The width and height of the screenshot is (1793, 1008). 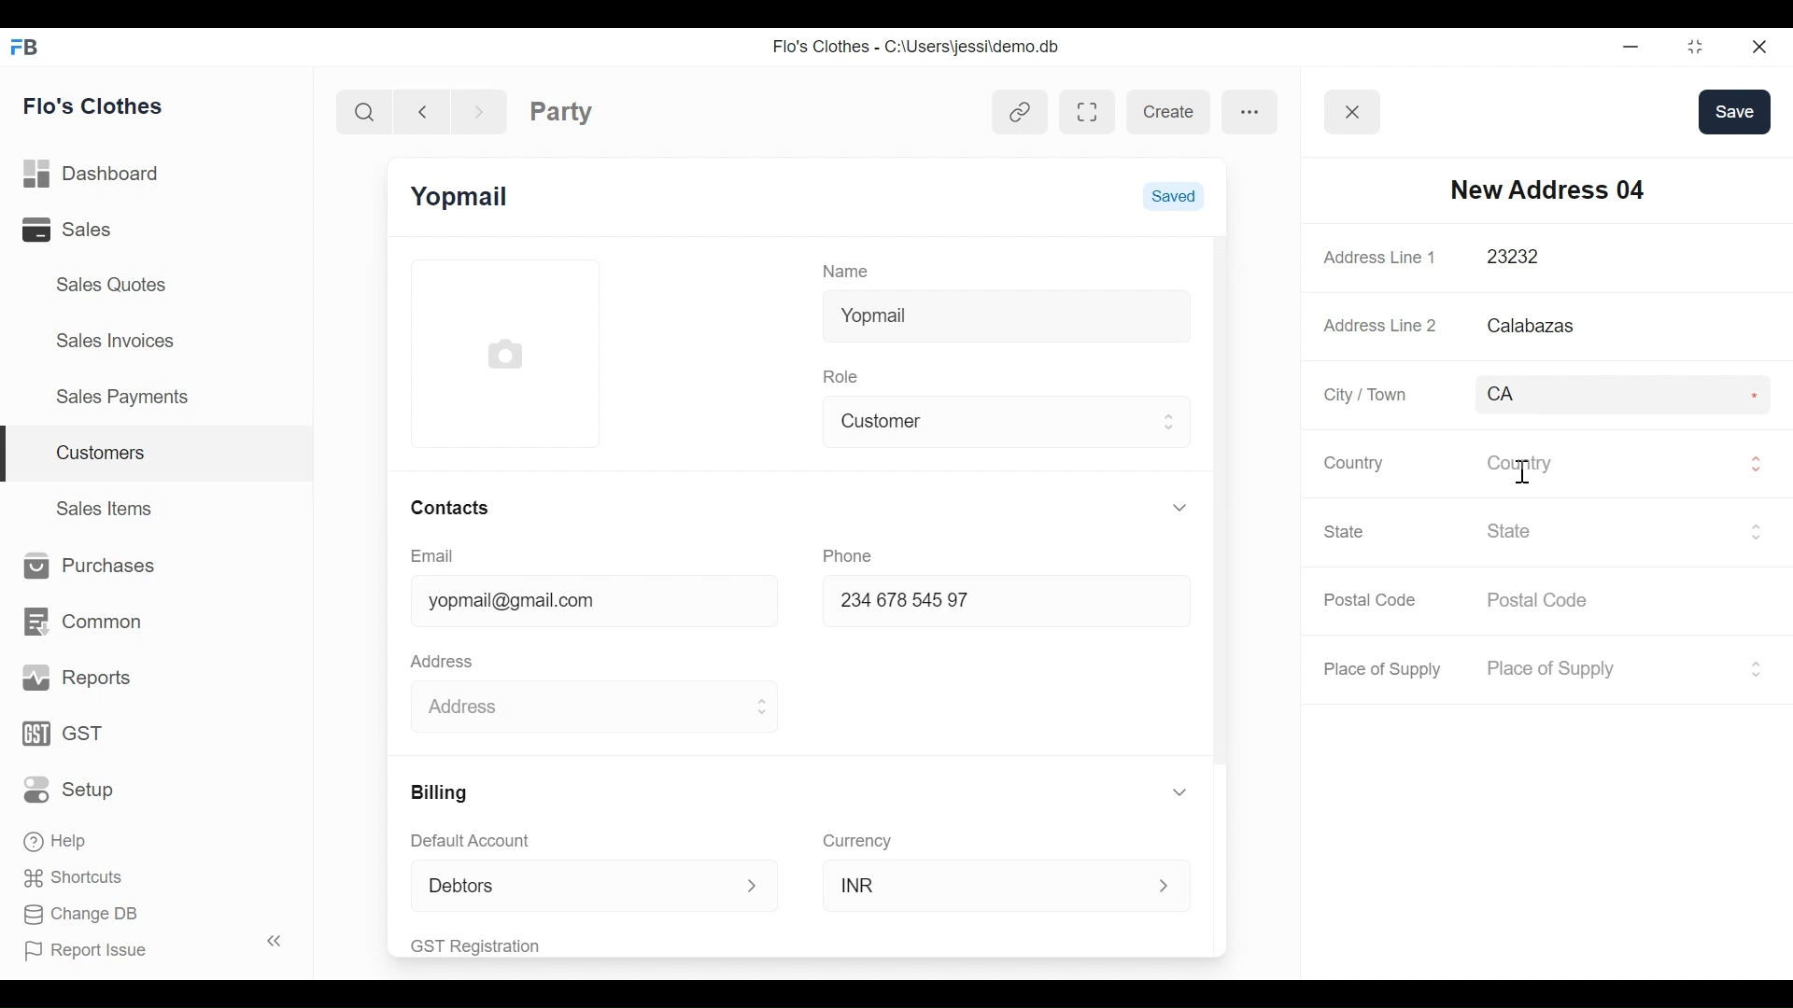 What do you see at coordinates (1173, 194) in the screenshot?
I see `Saved` at bounding box center [1173, 194].